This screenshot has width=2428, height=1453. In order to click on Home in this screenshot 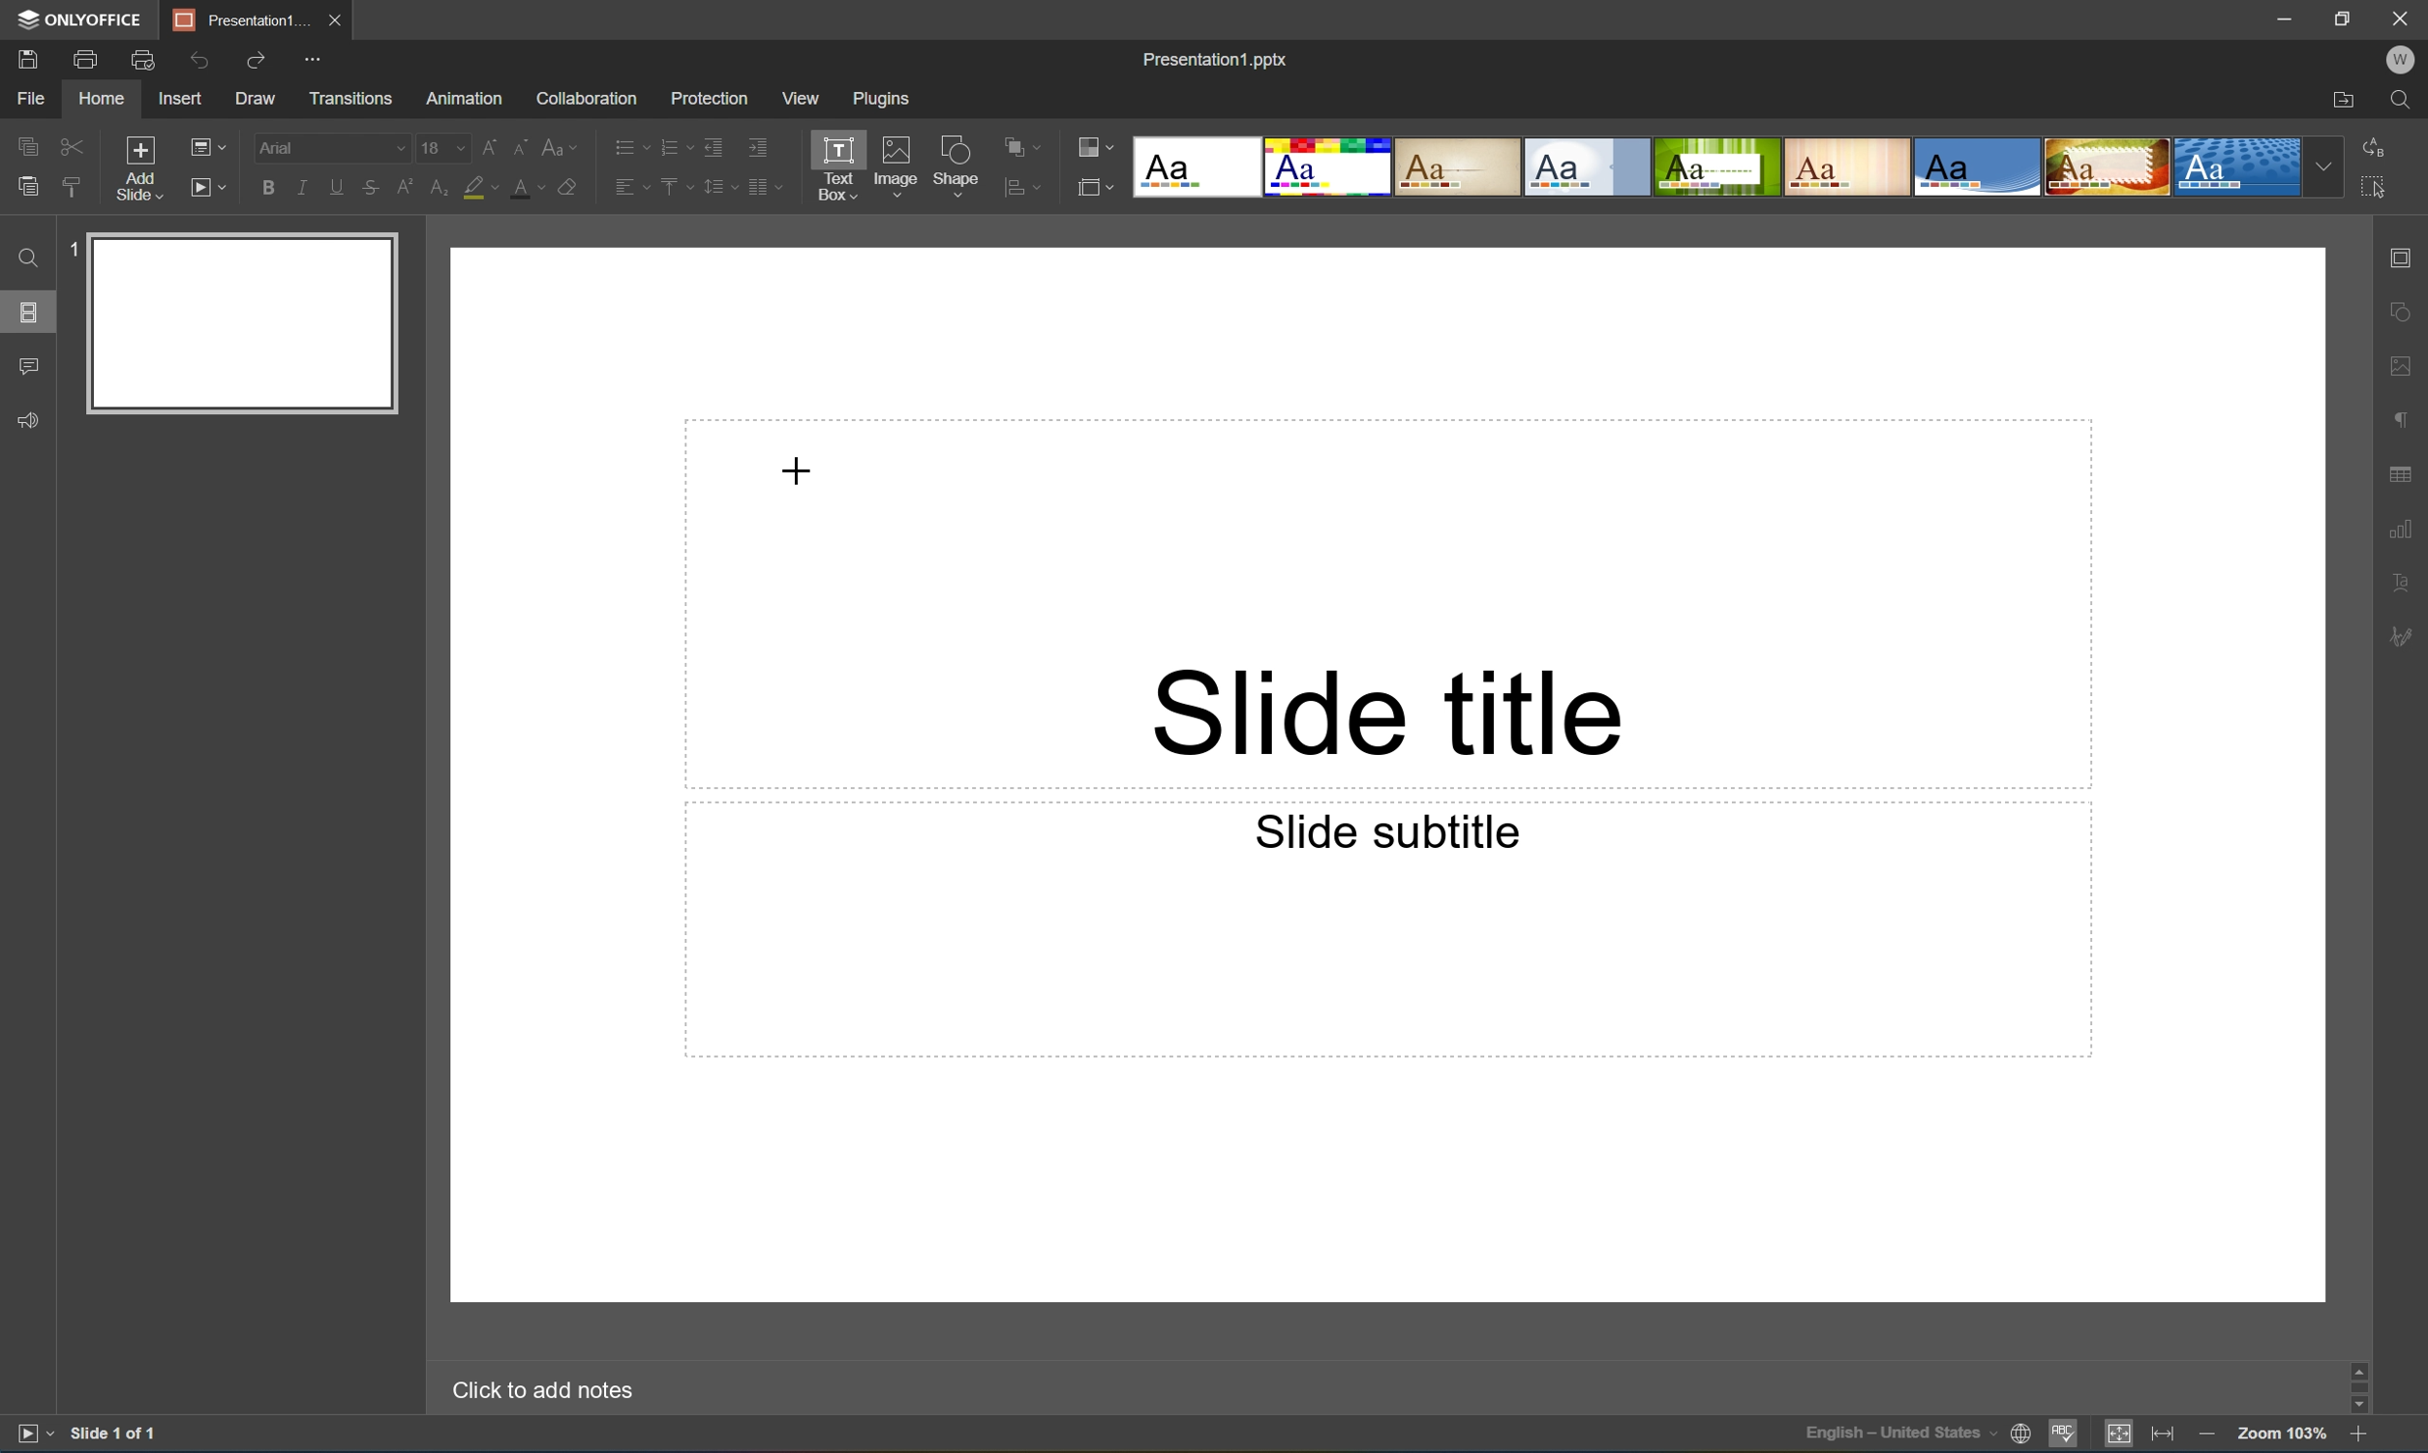, I will do `click(100, 100)`.